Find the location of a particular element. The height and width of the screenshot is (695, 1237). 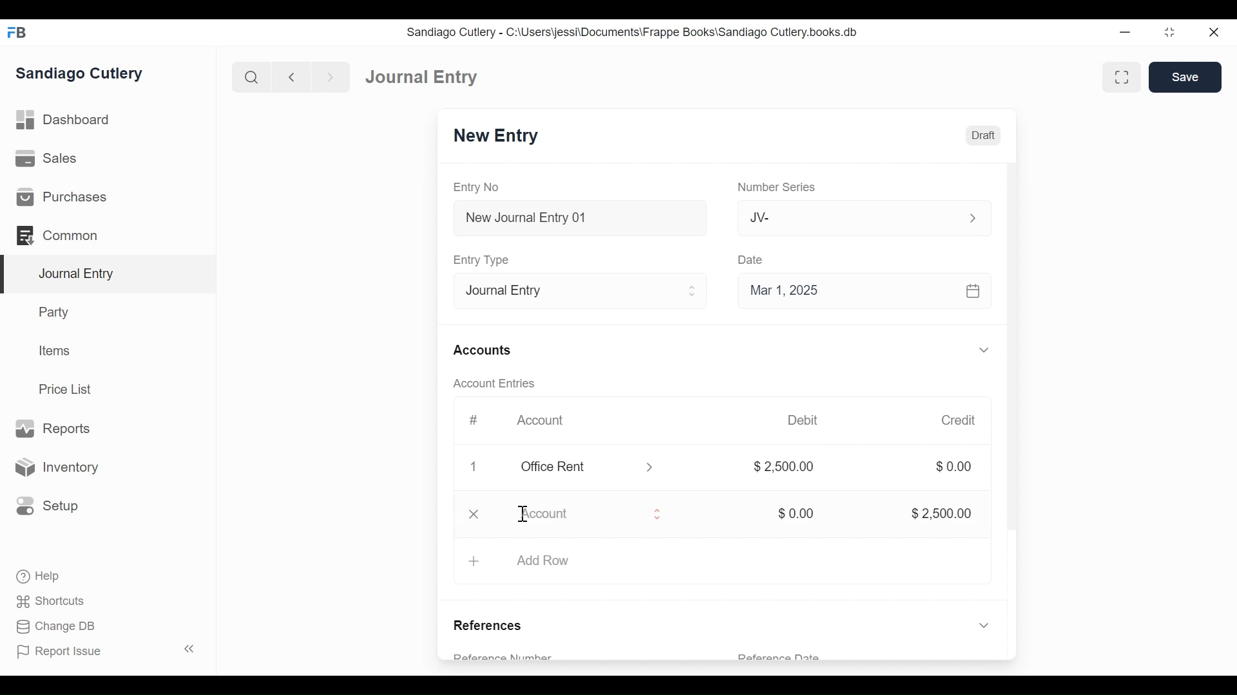

Help is located at coordinates (32, 577).